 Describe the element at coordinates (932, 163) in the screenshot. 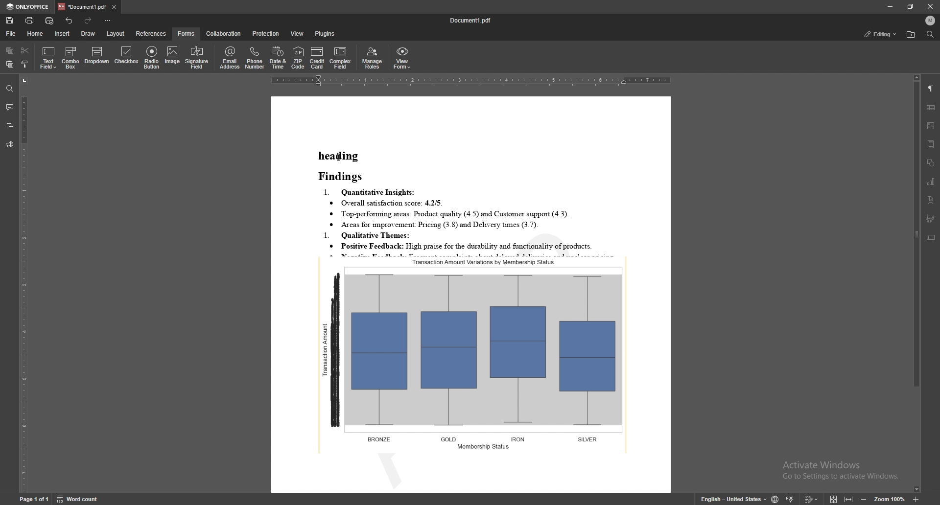

I see `shapes` at that location.